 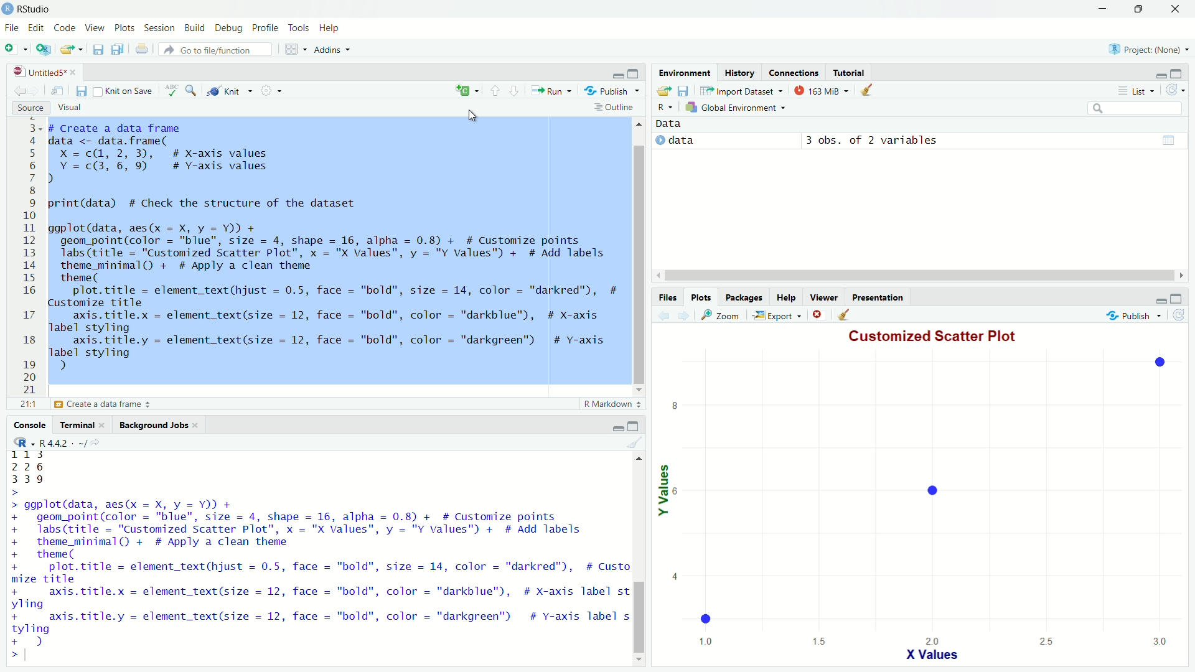 I want to click on Connections, so click(x=794, y=74).